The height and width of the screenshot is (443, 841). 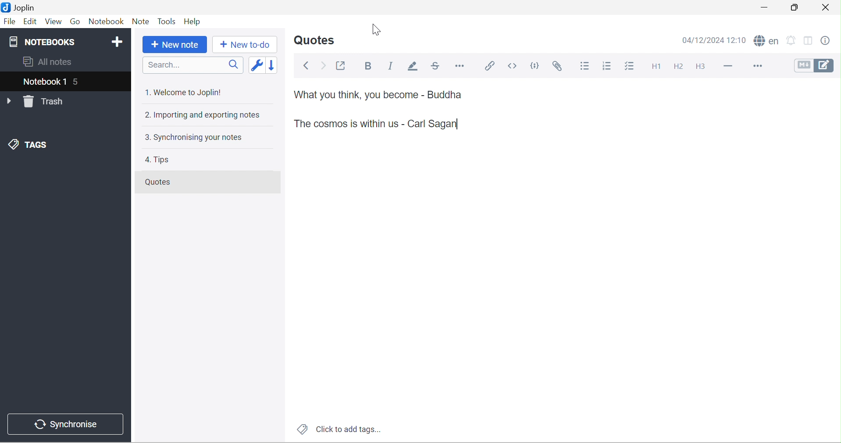 What do you see at coordinates (378, 124) in the screenshot?
I see `Quote` at bounding box center [378, 124].